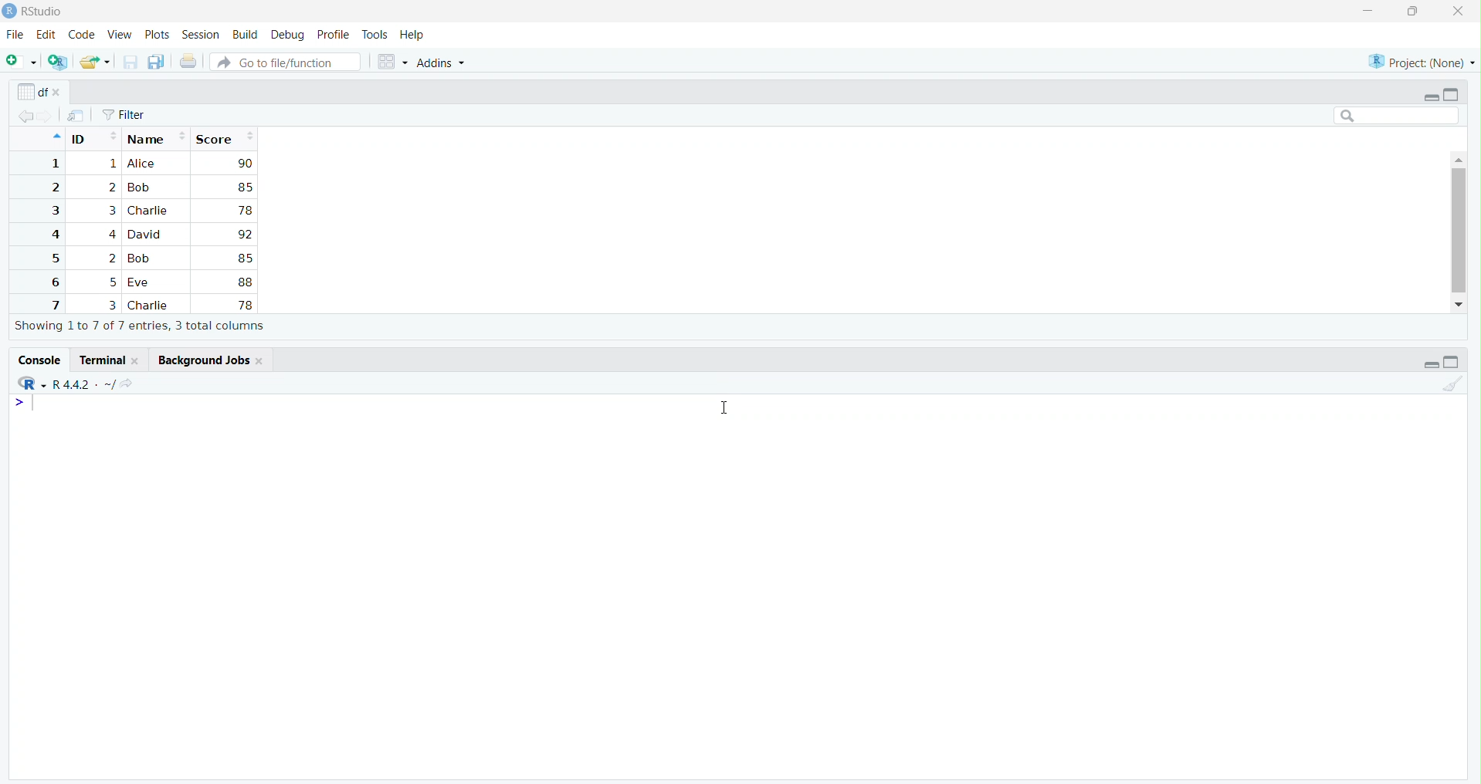 The image size is (1481, 784). I want to click on 3, so click(110, 211).